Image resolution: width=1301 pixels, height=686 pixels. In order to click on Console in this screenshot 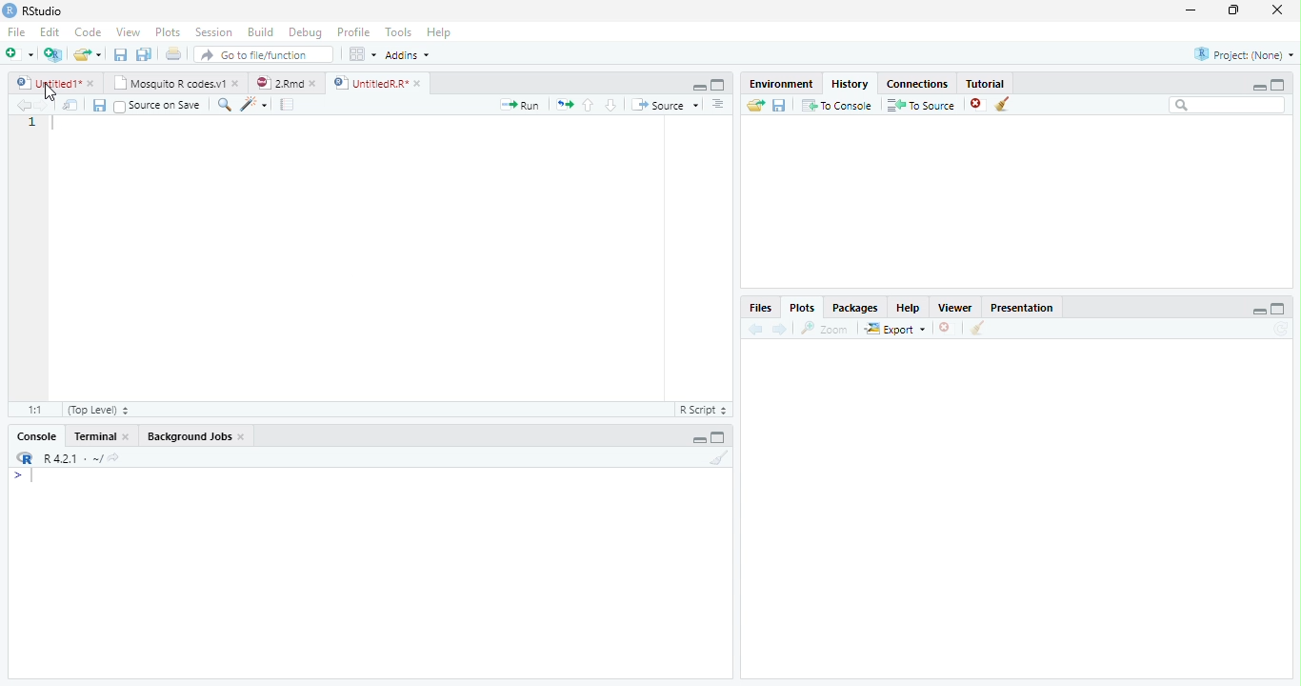, I will do `click(36, 437)`.